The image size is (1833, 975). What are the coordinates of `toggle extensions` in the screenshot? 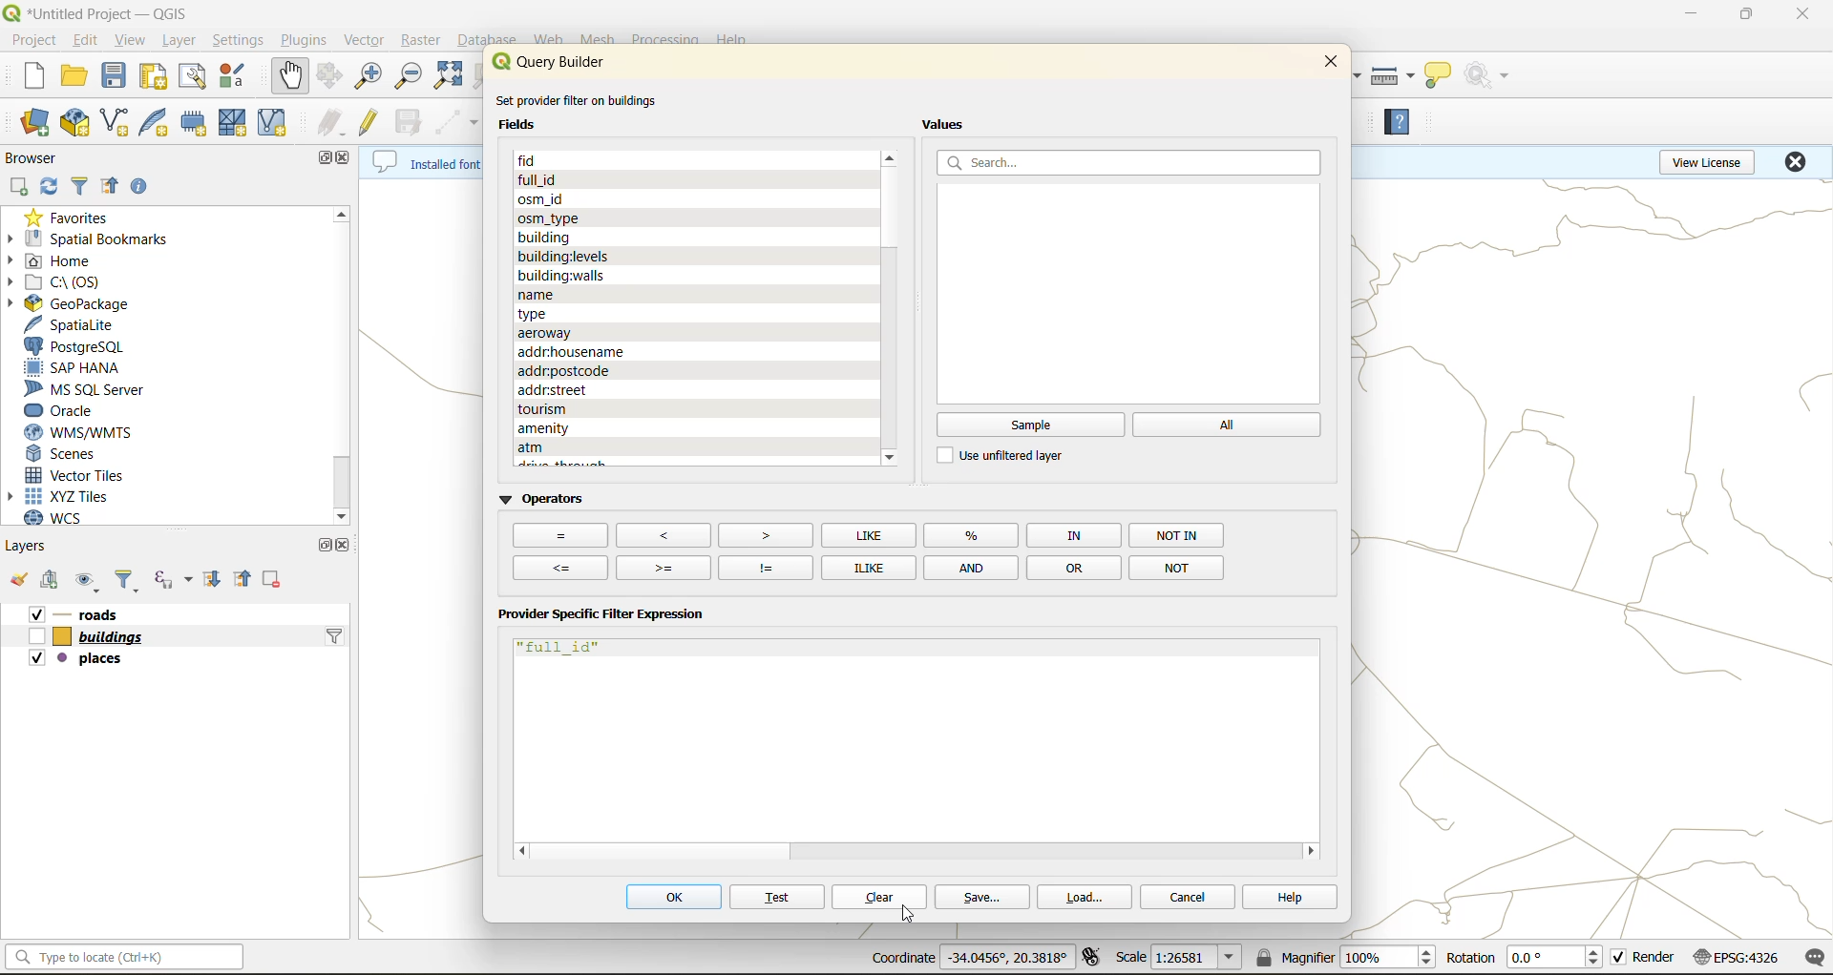 It's located at (1088, 958).